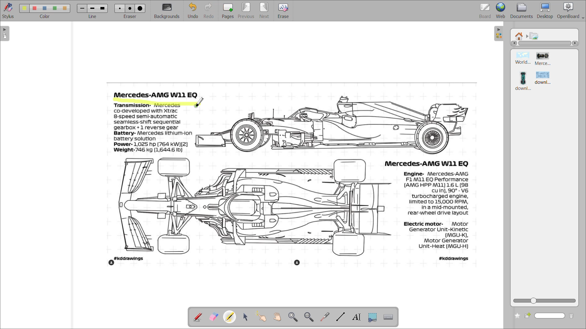 The height and width of the screenshot is (329, 586). What do you see at coordinates (168, 11) in the screenshot?
I see `background` at bounding box center [168, 11].